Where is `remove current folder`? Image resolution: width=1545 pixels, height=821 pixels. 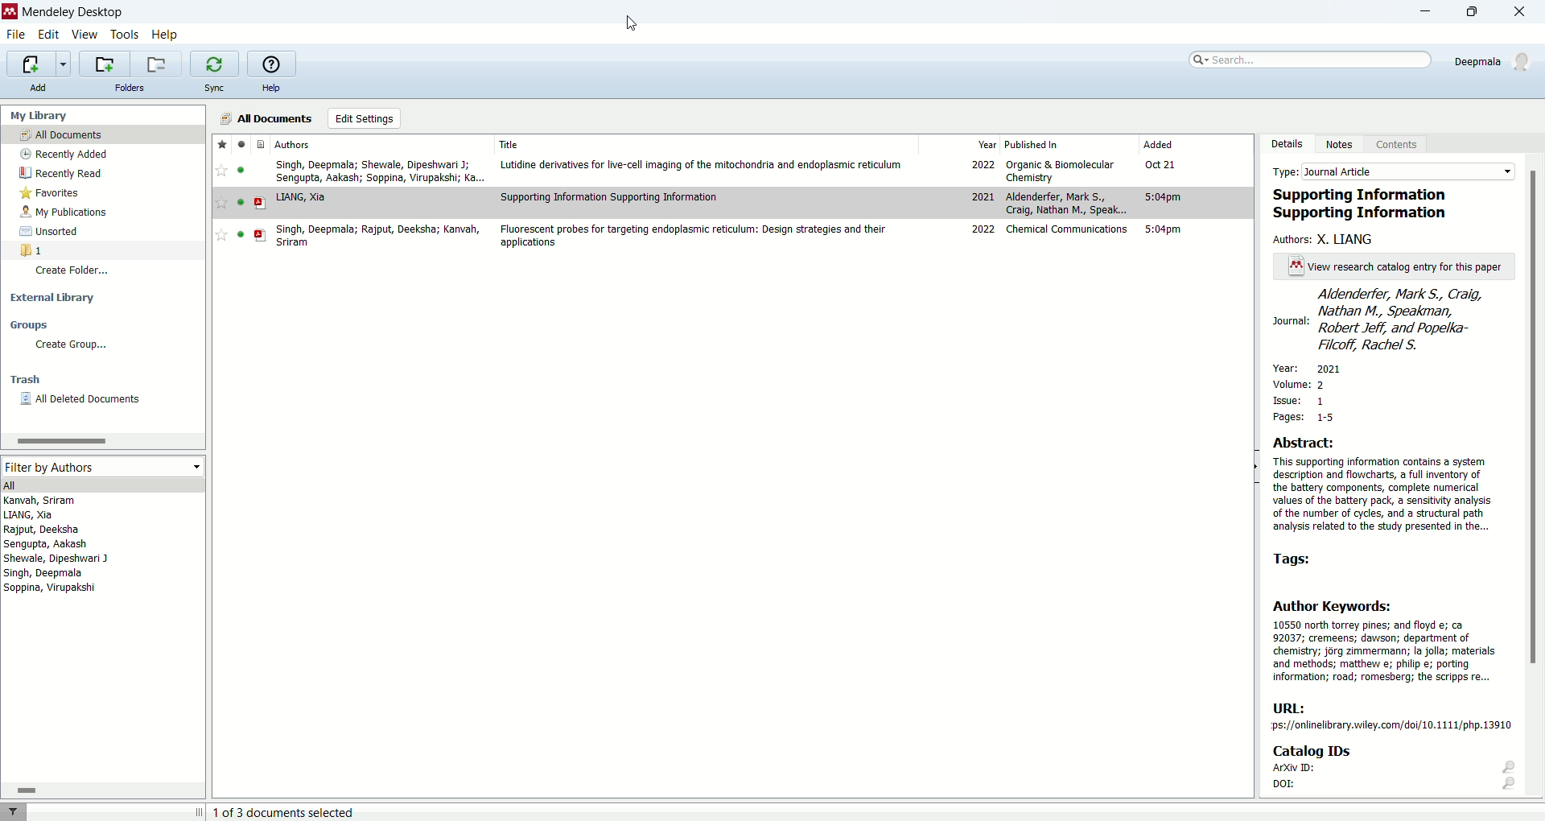
remove current folder is located at coordinates (158, 64).